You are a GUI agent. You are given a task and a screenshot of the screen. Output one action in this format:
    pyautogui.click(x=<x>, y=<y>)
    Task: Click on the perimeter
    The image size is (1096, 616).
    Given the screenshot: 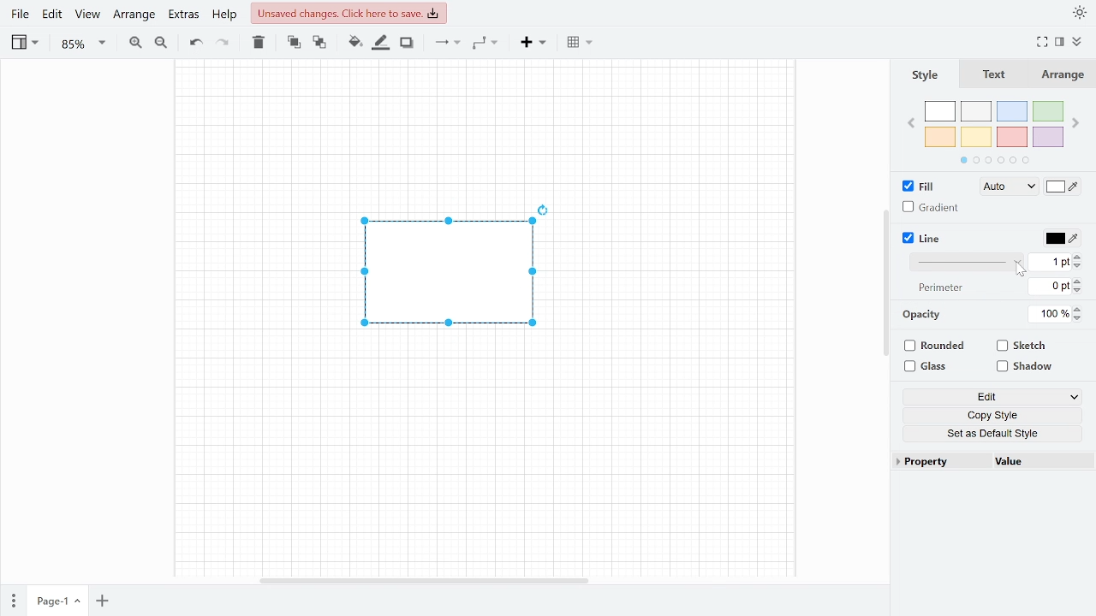 What is the action you would take?
    pyautogui.click(x=941, y=287)
    